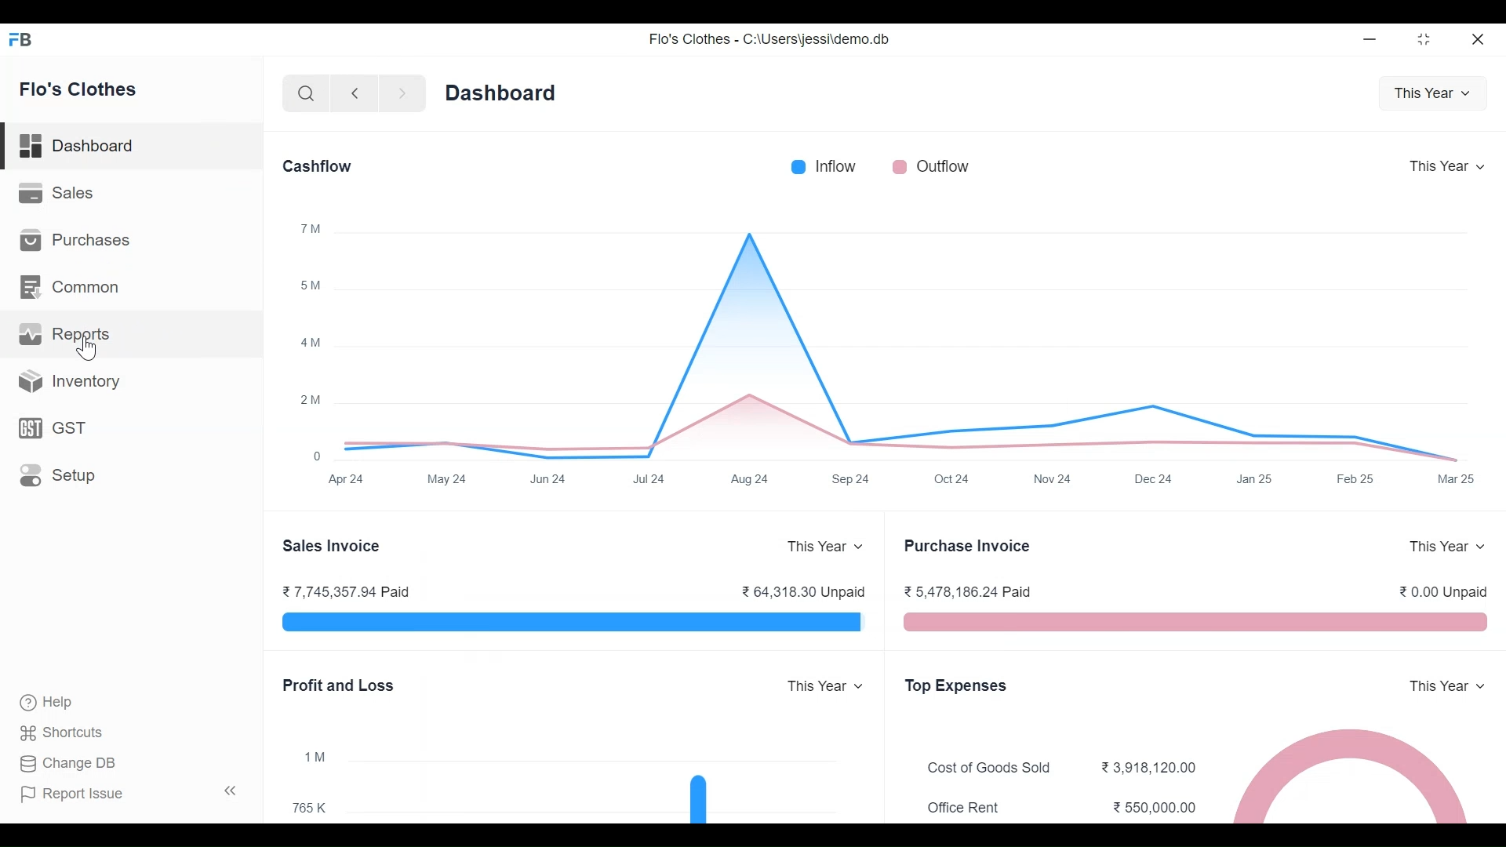 The width and height of the screenshot is (1506, 847). Describe the element at coordinates (1063, 807) in the screenshot. I see `Office Rent  550,000.00` at that location.